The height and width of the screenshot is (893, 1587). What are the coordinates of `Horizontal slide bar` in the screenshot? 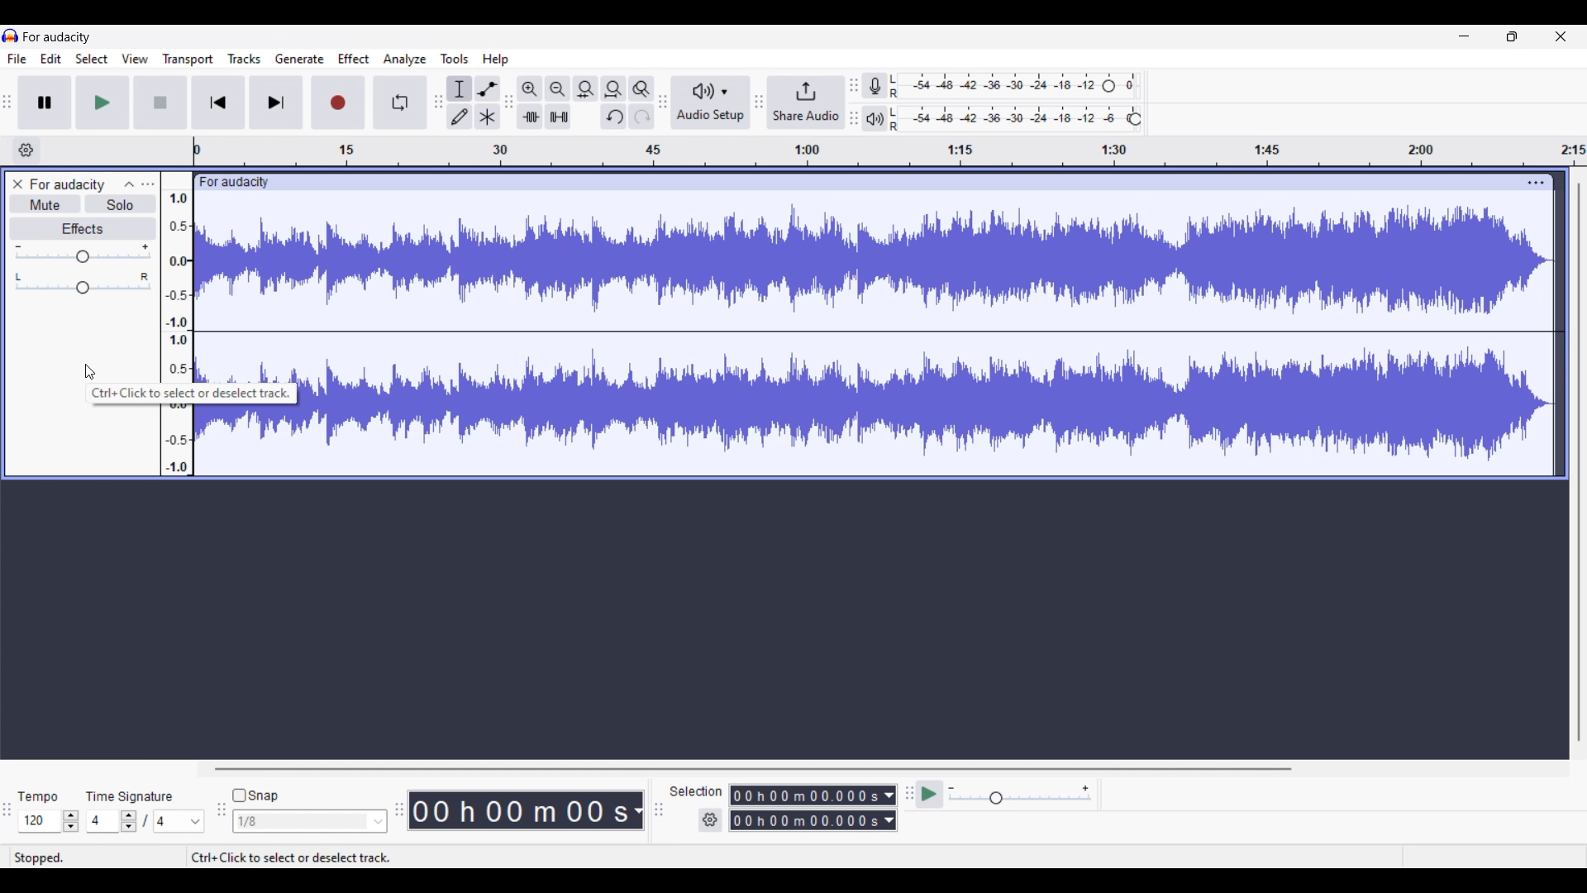 It's located at (754, 769).